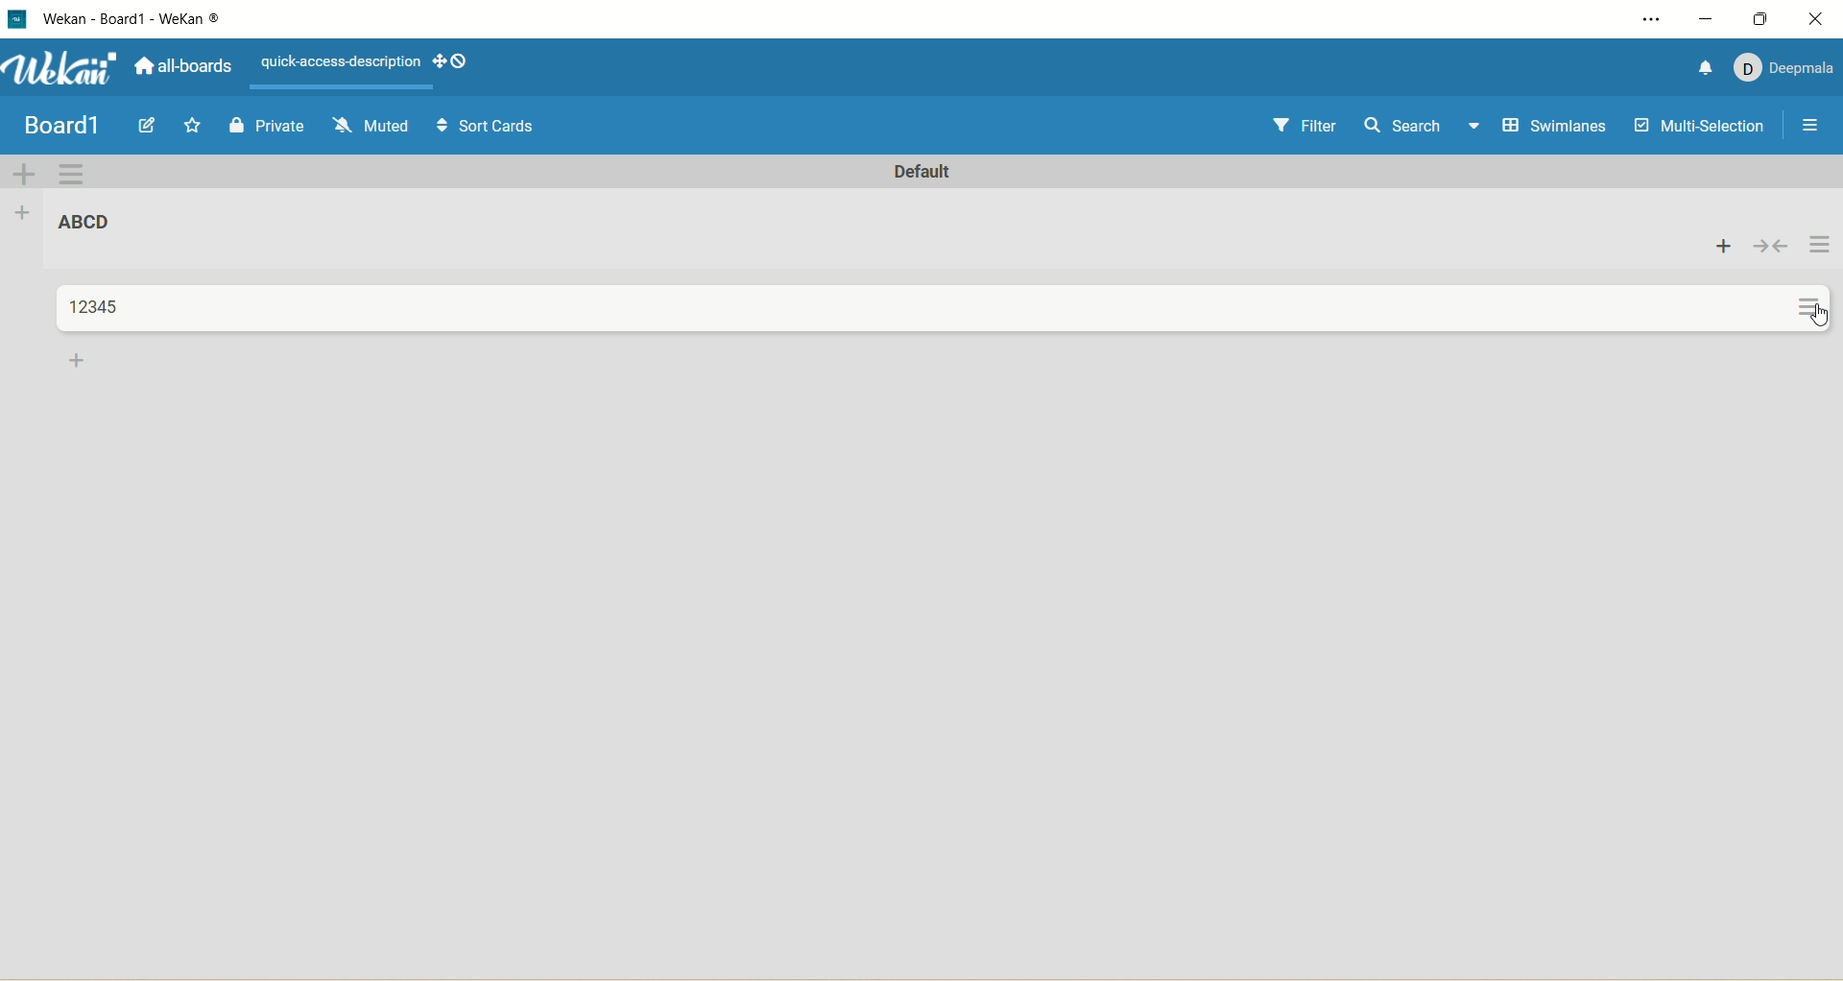  What do you see at coordinates (264, 129) in the screenshot?
I see `private` at bounding box center [264, 129].